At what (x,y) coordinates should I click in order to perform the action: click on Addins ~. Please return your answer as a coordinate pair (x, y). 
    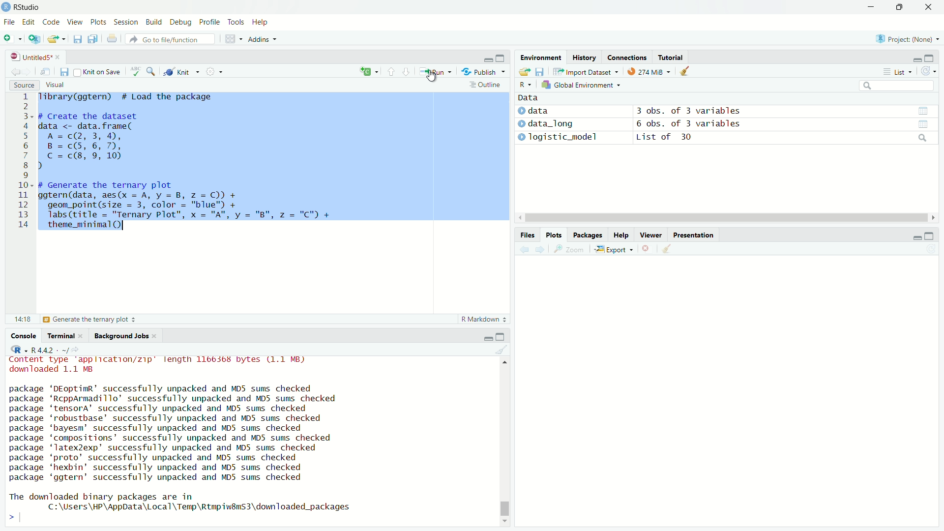
    Looking at the image, I should click on (261, 40).